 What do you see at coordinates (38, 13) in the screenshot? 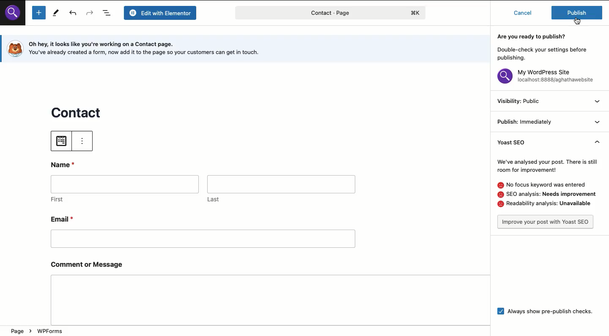
I see `Add new block` at bounding box center [38, 13].